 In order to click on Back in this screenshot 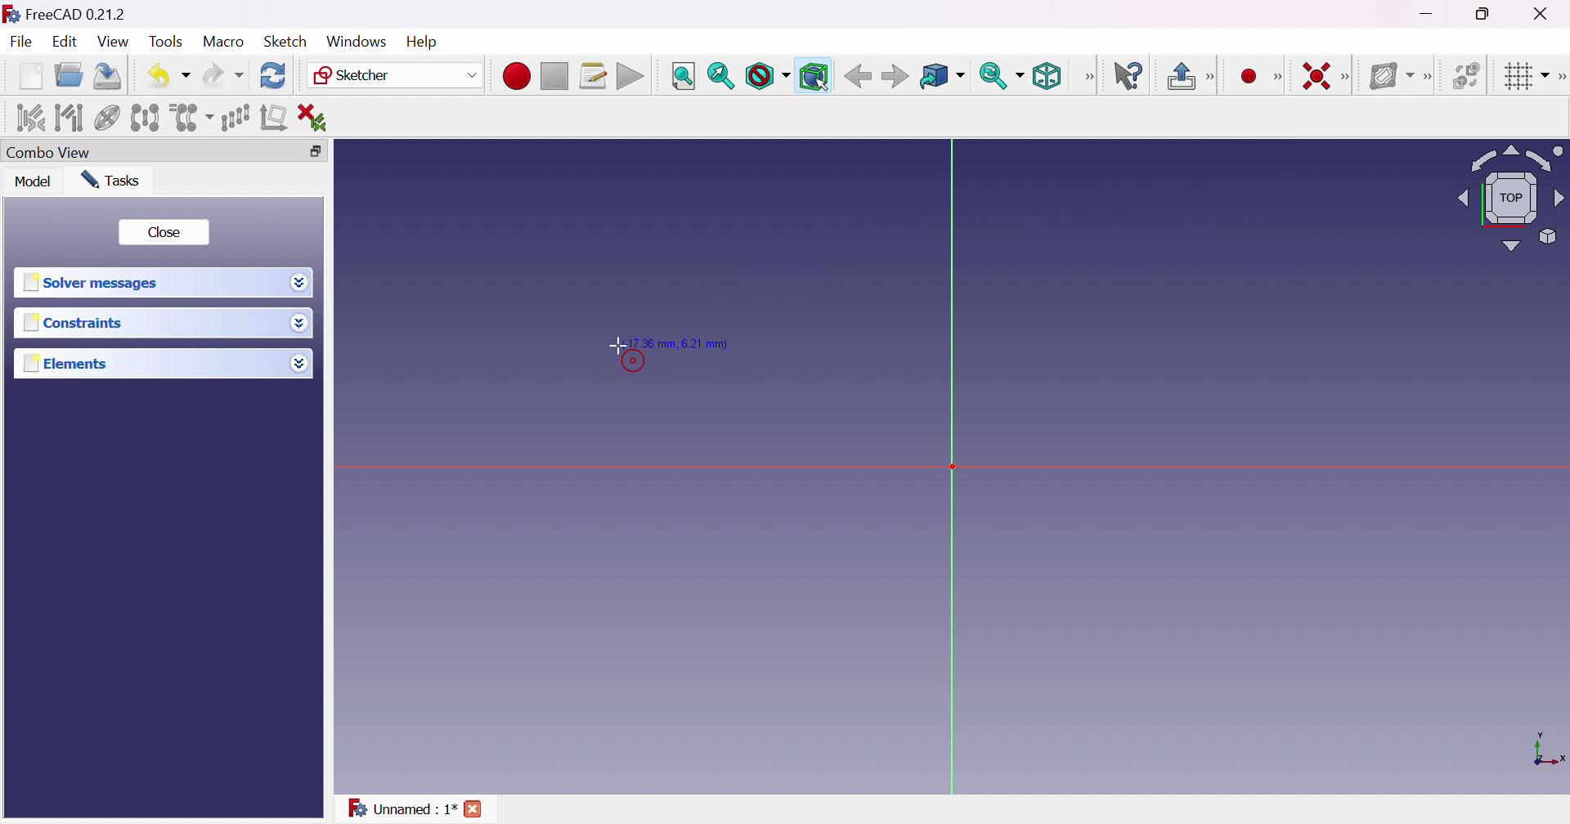, I will do `click(894, 76)`.